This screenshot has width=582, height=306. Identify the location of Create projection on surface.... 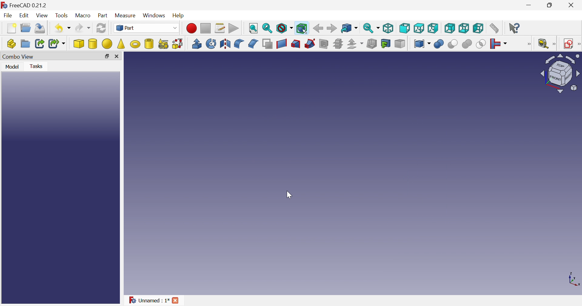
(386, 43).